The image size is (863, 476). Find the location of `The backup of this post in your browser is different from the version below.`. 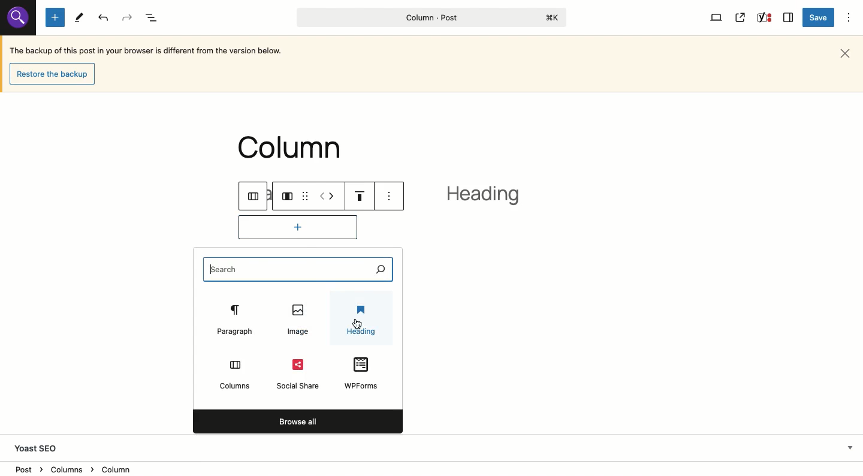

The backup of this post in your browser is different from the version below. is located at coordinates (147, 52).